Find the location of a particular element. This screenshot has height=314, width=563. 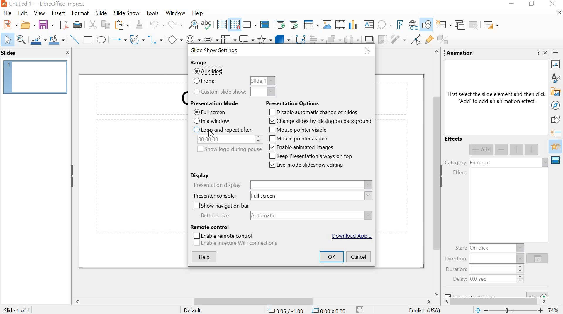

slide show menu is located at coordinates (125, 13).